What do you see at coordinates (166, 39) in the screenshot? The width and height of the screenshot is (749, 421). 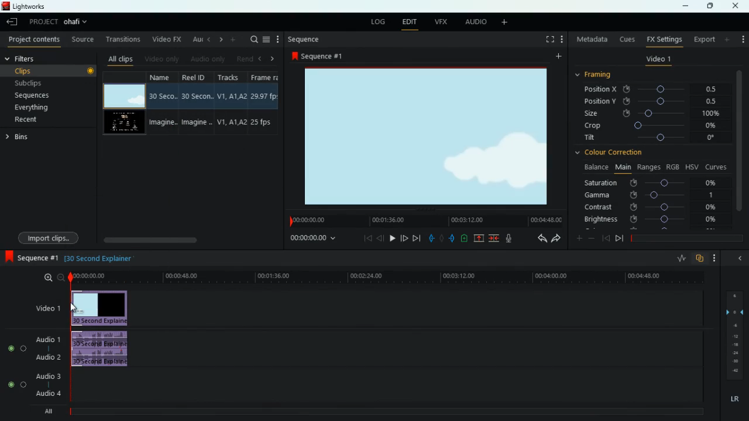 I see `video fx` at bounding box center [166, 39].